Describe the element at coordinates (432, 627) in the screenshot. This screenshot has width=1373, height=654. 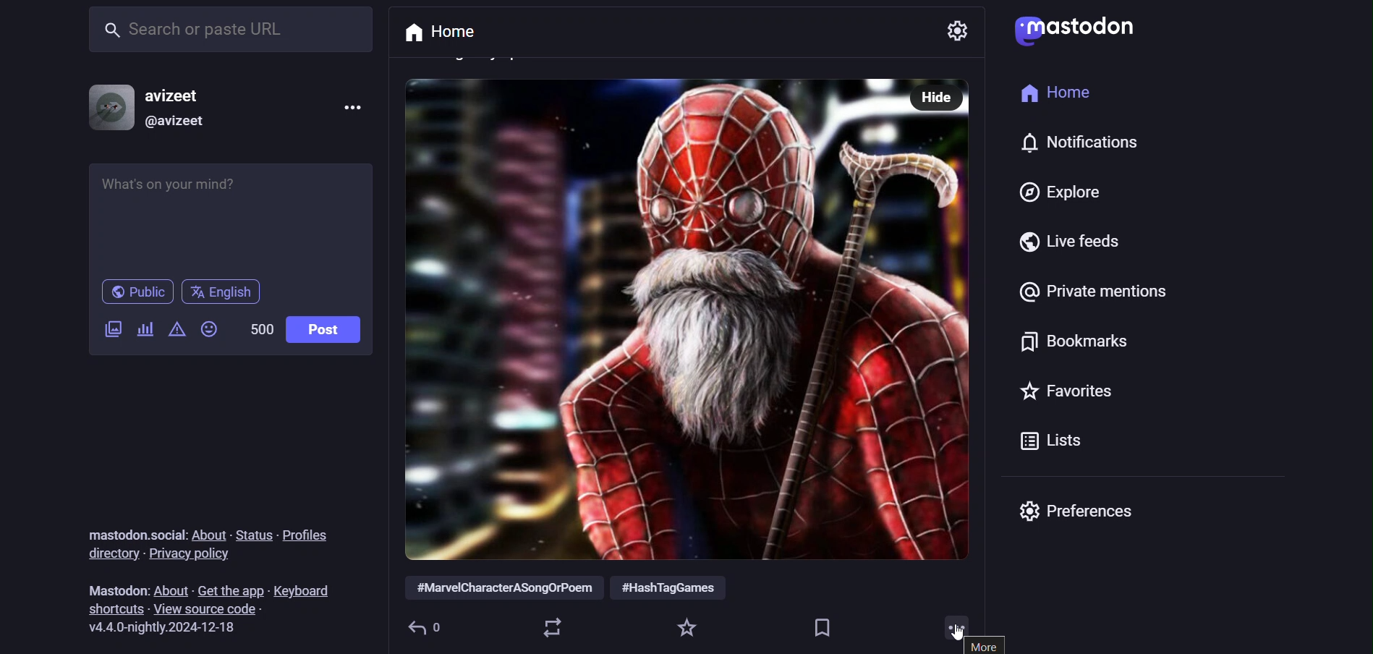
I see `replies` at that location.